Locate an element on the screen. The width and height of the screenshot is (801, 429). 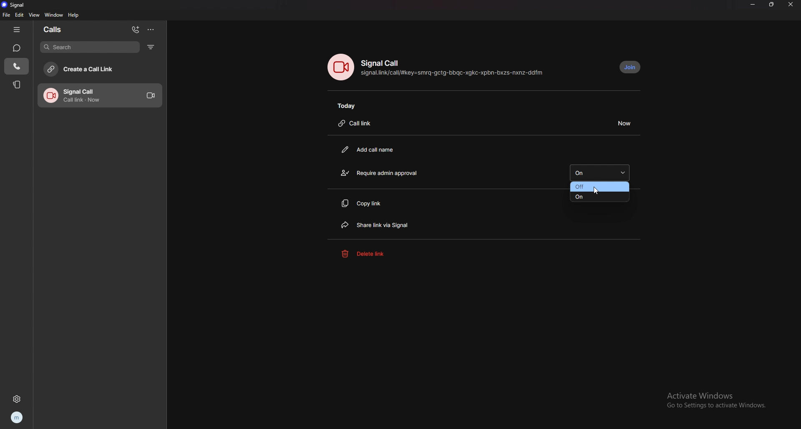
search is located at coordinates (91, 47).